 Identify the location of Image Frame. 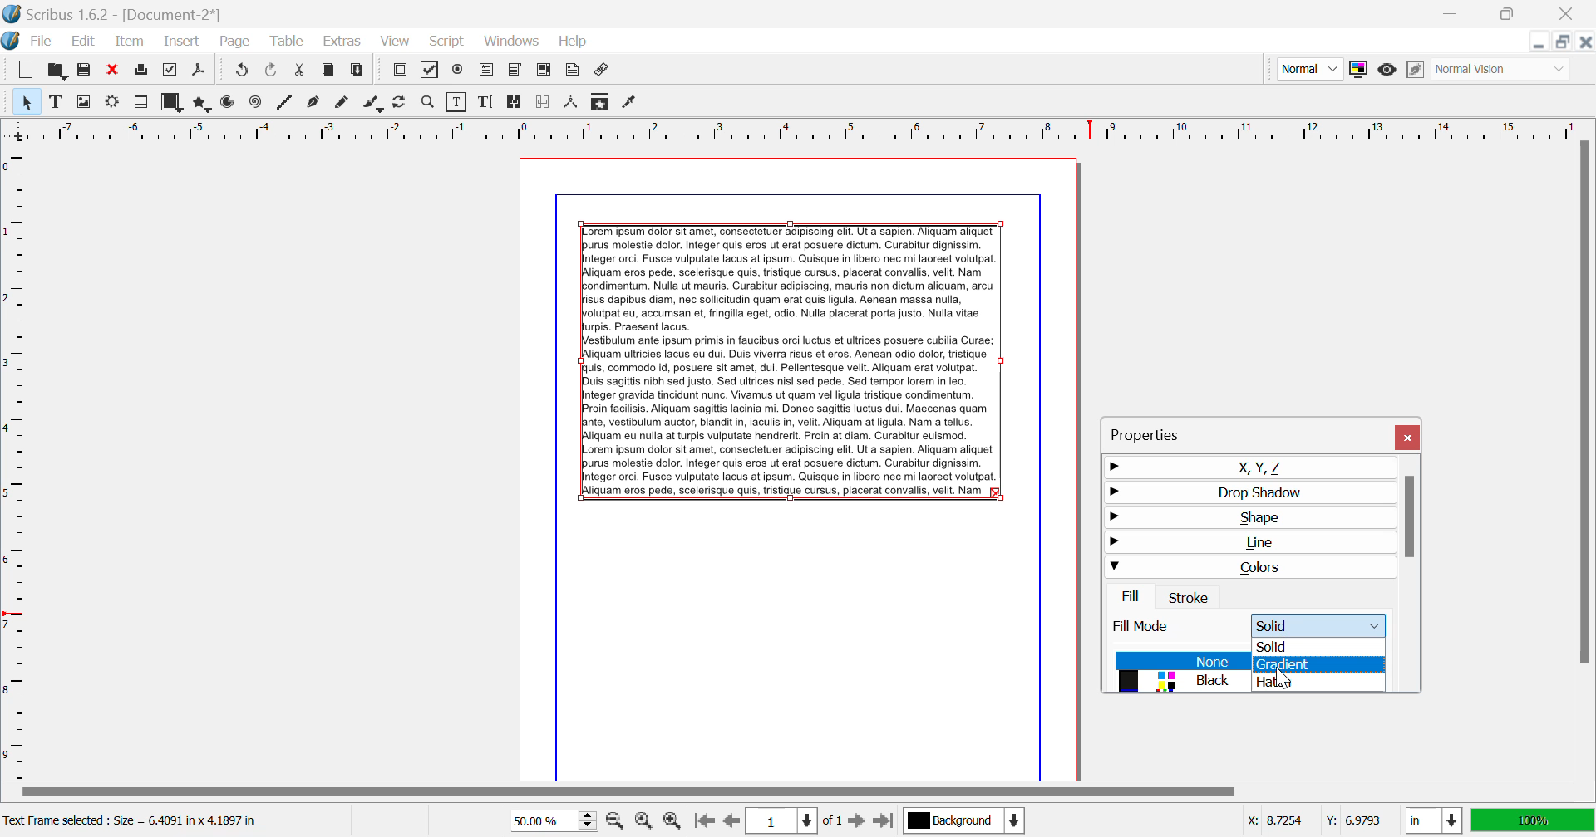
(83, 101).